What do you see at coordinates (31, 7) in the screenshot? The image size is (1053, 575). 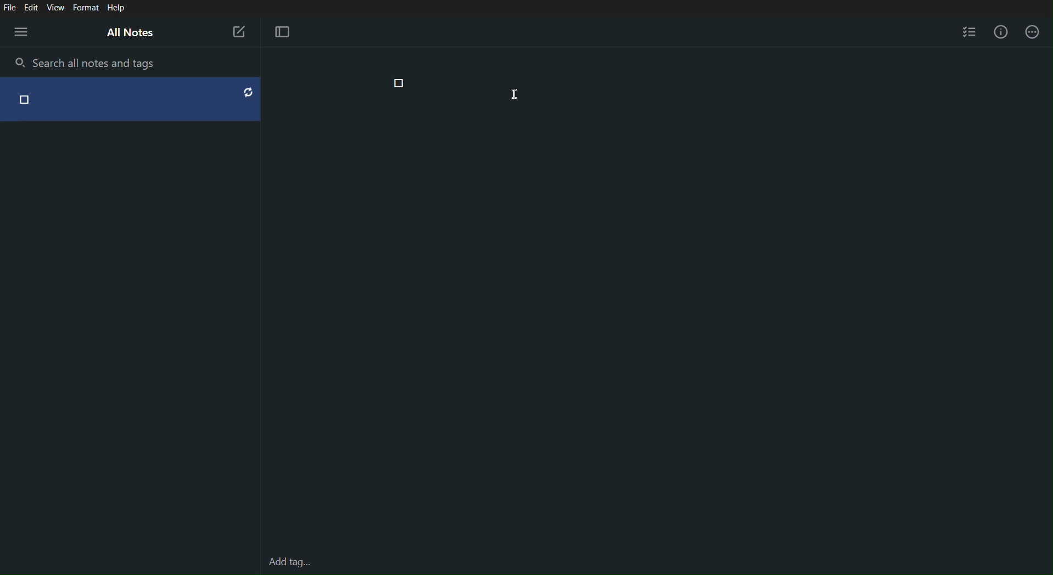 I see `Edit` at bounding box center [31, 7].